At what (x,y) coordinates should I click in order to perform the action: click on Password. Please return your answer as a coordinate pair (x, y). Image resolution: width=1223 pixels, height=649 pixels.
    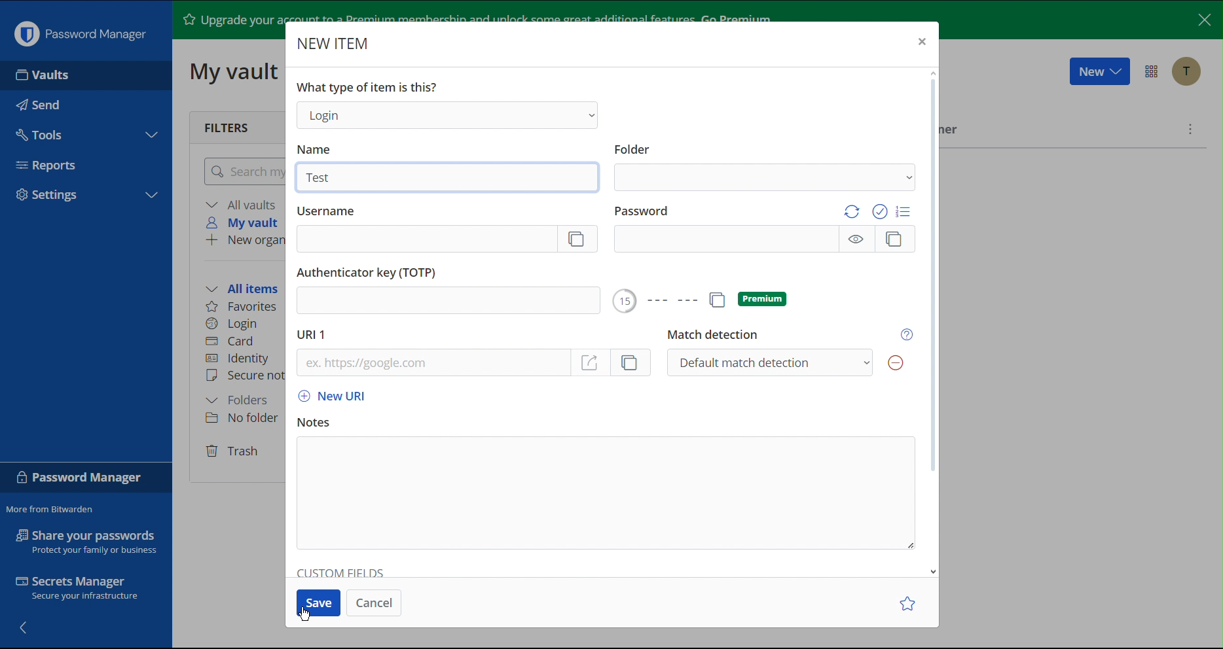
    Looking at the image, I should click on (765, 228).